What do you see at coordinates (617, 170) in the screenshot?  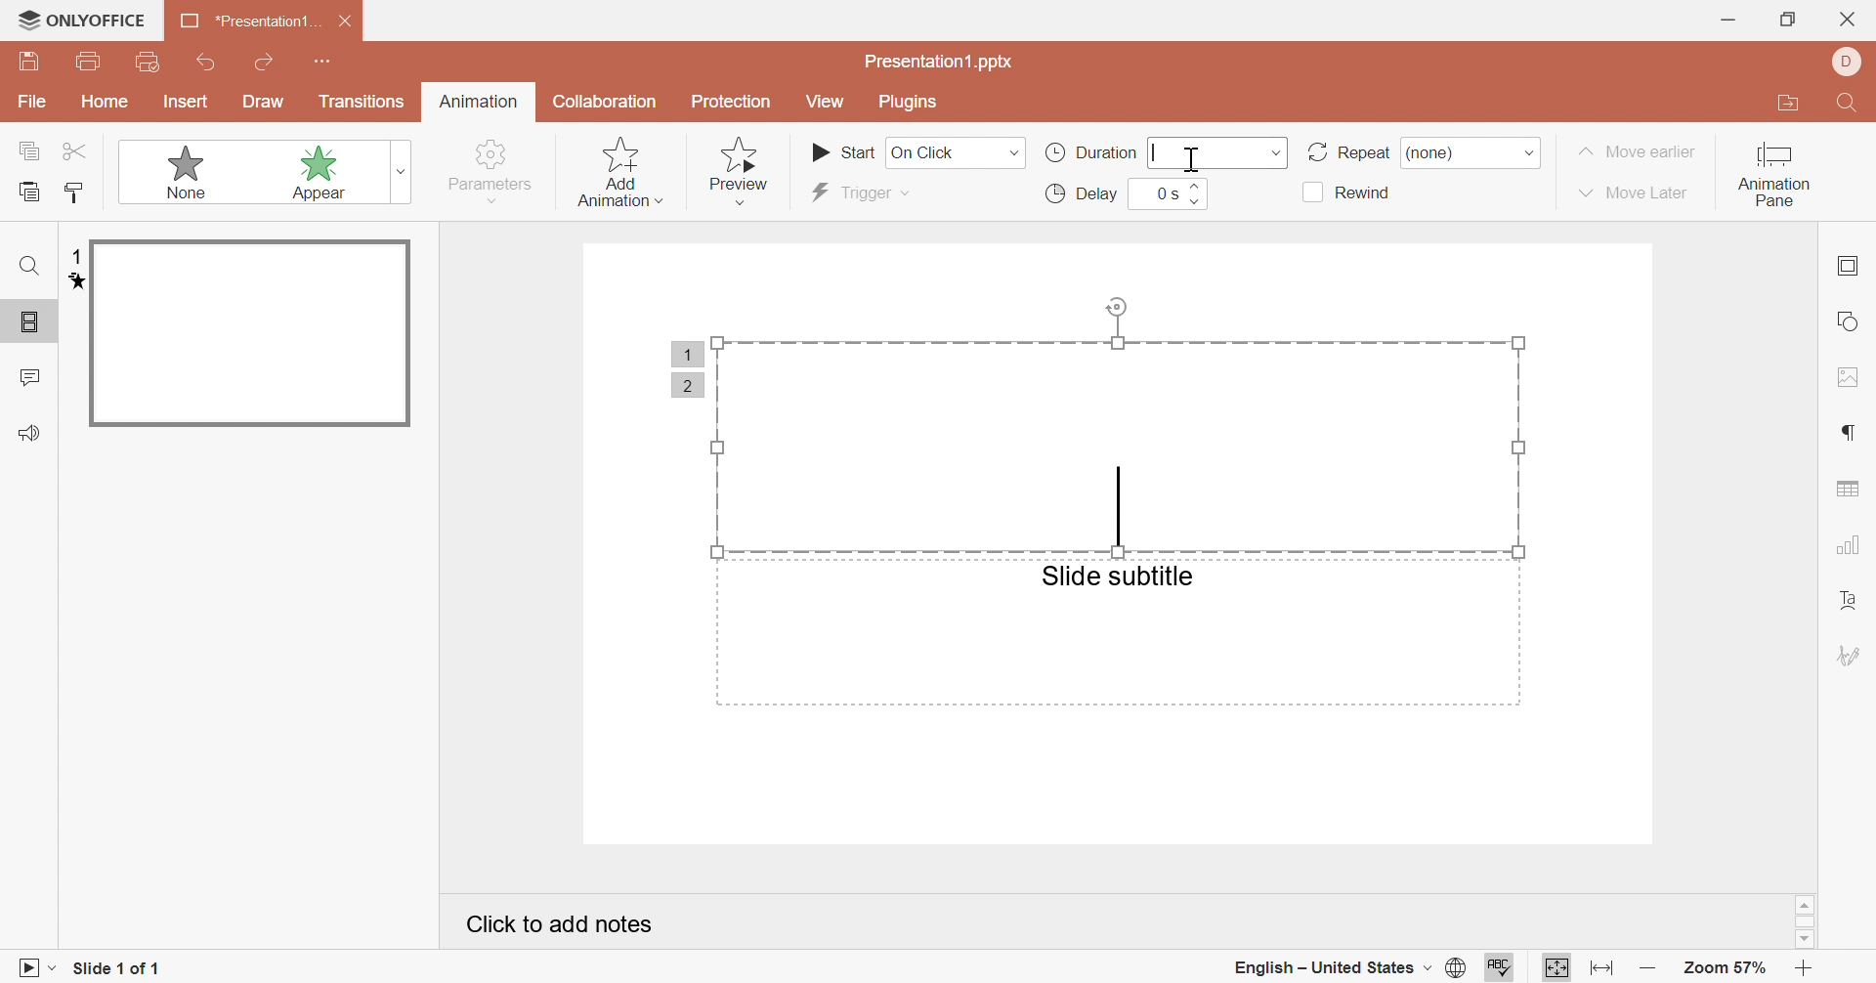 I see `add animation` at bounding box center [617, 170].